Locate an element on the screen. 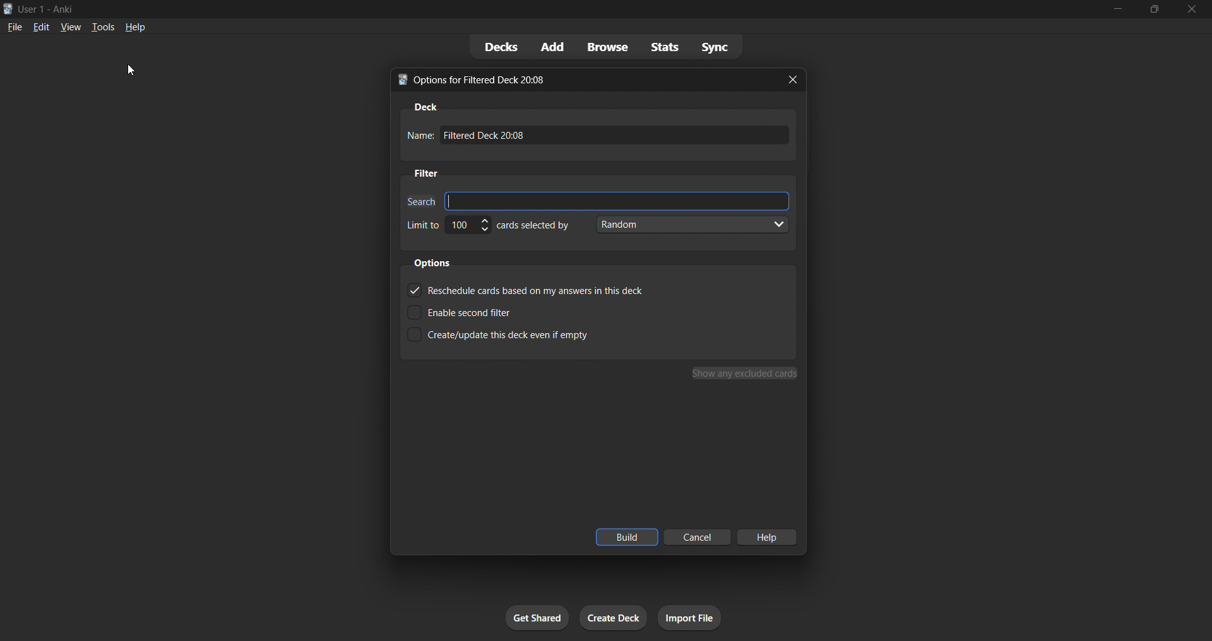 The width and height of the screenshot is (1212, 641). get shared is located at coordinates (538, 617).